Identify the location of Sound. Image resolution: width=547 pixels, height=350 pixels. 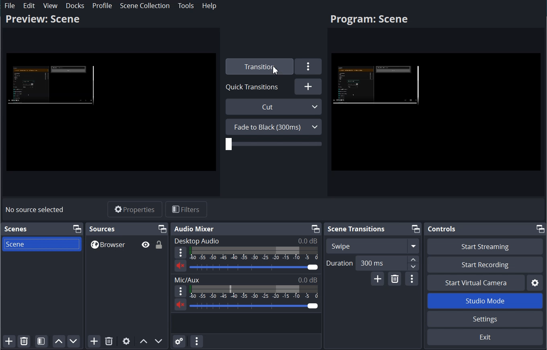
(180, 304).